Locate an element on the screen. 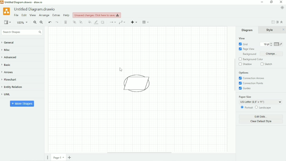 This screenshot has width=286, height=161. Extras is located at coordinates (56, 15).